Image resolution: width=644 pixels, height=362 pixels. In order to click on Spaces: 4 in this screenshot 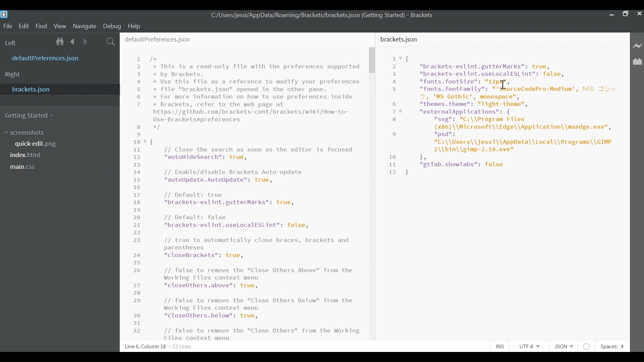, I will do `click(611, 346)`.